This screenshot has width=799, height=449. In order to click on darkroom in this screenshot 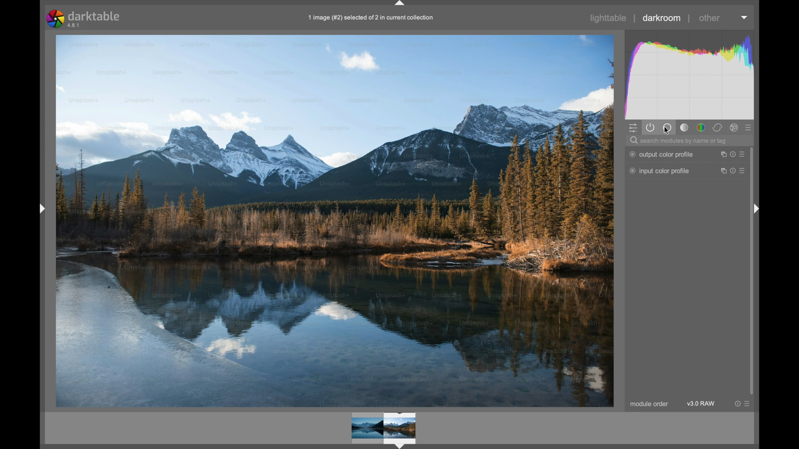, I will do `click(663, 18)`.